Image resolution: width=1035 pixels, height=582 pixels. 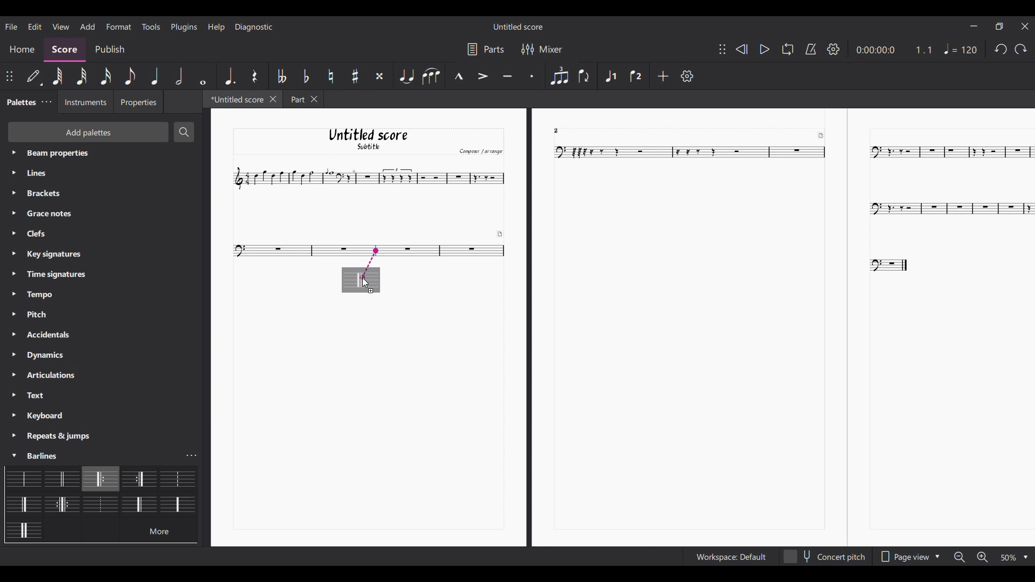 I want to click on Rewind, so click(x=742, y=50).